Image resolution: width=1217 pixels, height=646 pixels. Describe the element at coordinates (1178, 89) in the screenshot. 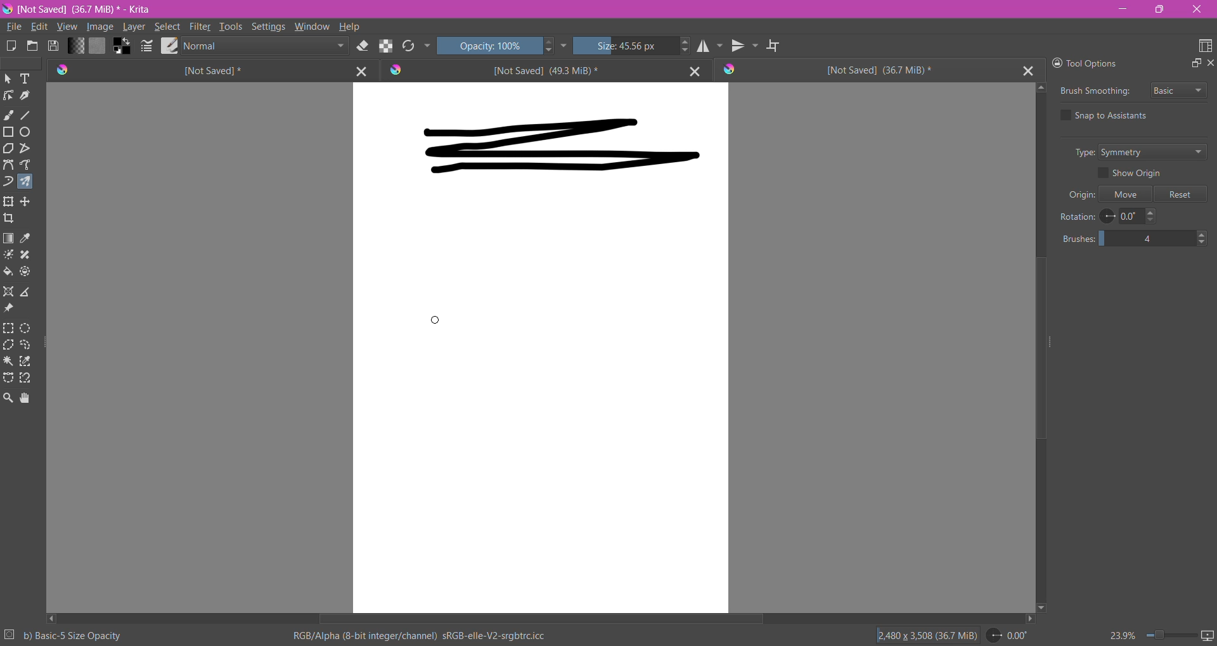

I see `Select Brush Smoothing style` at that location.